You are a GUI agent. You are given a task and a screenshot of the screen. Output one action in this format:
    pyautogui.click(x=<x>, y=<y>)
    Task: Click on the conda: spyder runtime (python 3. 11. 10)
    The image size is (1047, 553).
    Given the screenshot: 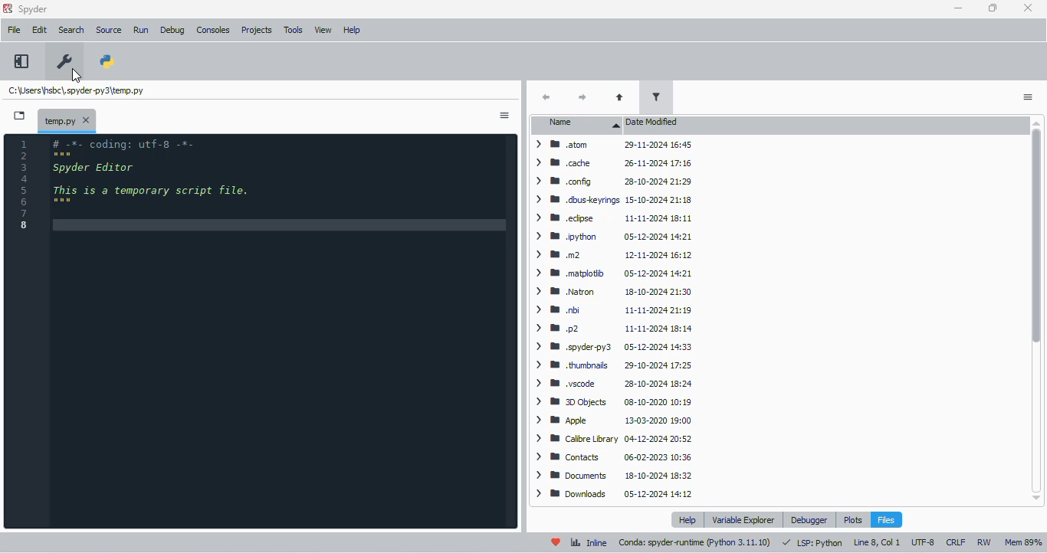 What is the action you would take?
    pyautogui.click(x=696, y=542)
    